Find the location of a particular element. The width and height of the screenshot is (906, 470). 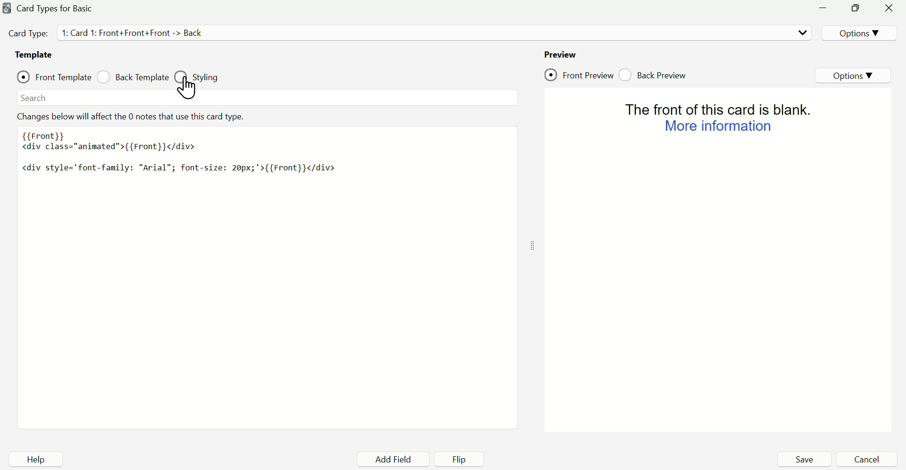

Front Template is located at coordinates (54, 77).